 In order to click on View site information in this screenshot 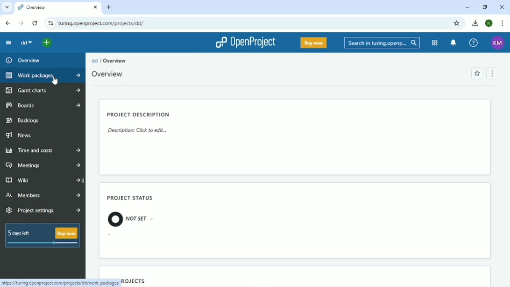, I will do `click(50, 23)`.